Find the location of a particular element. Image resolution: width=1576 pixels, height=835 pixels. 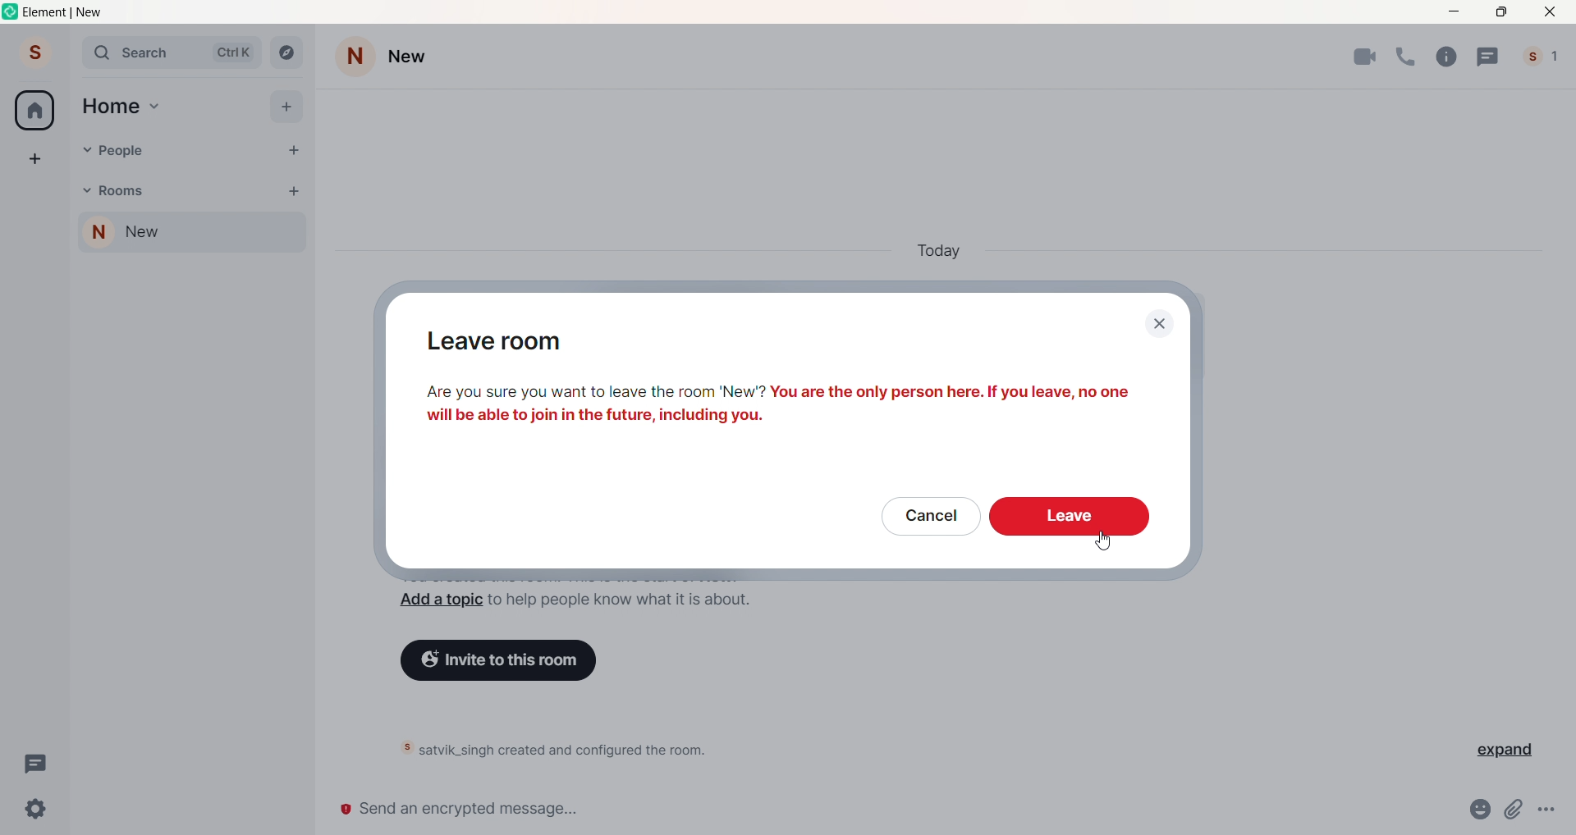

Add is located at coordinates (286, 108).